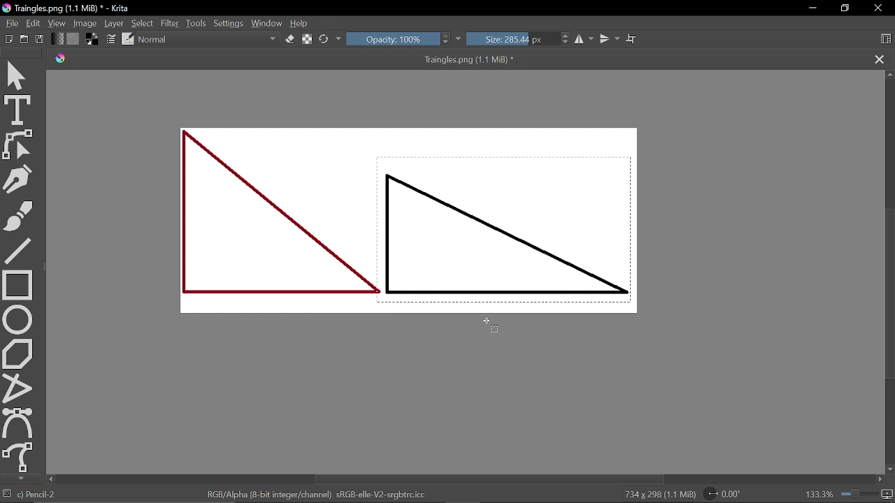 This screenshot has height=503, width=895. What do you see at coordinates (24, 38) in the screenshot?
I see `Create new file` at bounding box center [24, 38].